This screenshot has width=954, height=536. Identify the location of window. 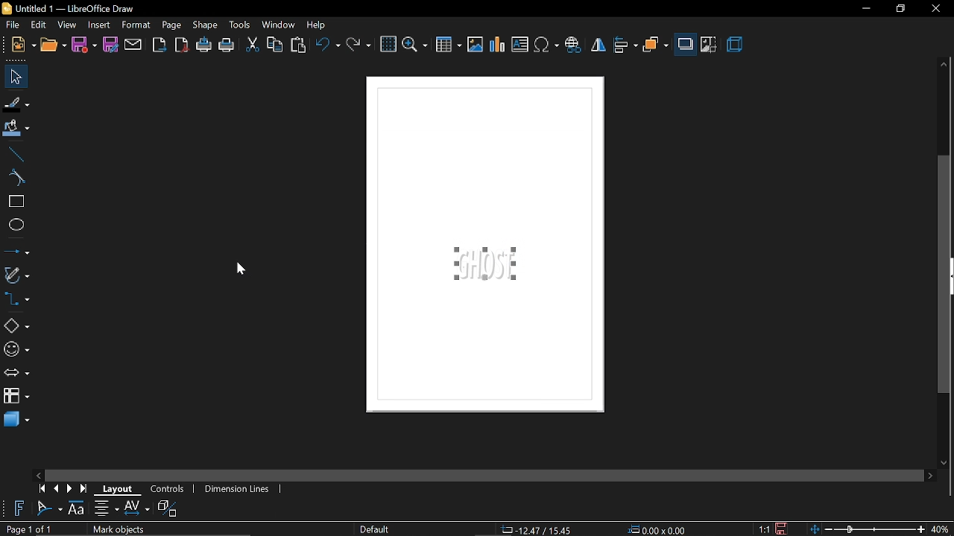
(279, 25).